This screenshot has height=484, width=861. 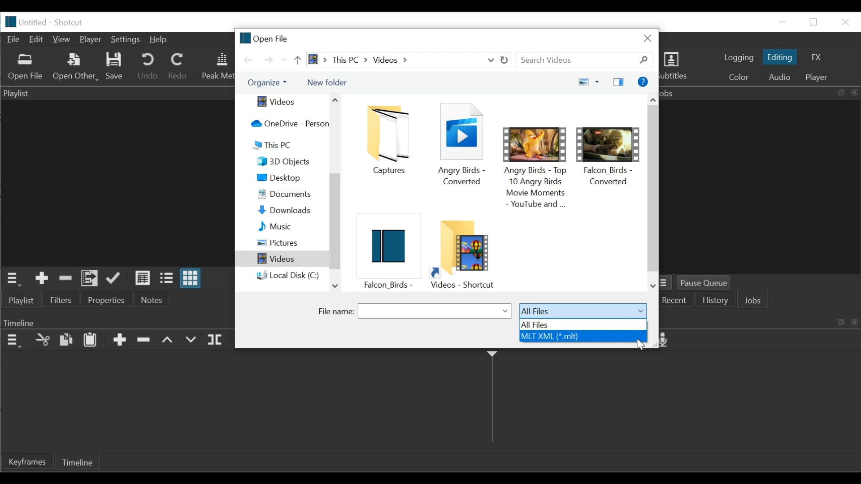 What do you see at coordinates (738, 58) in the screenshot?
I see `logging` at bounding box center [738, 58].